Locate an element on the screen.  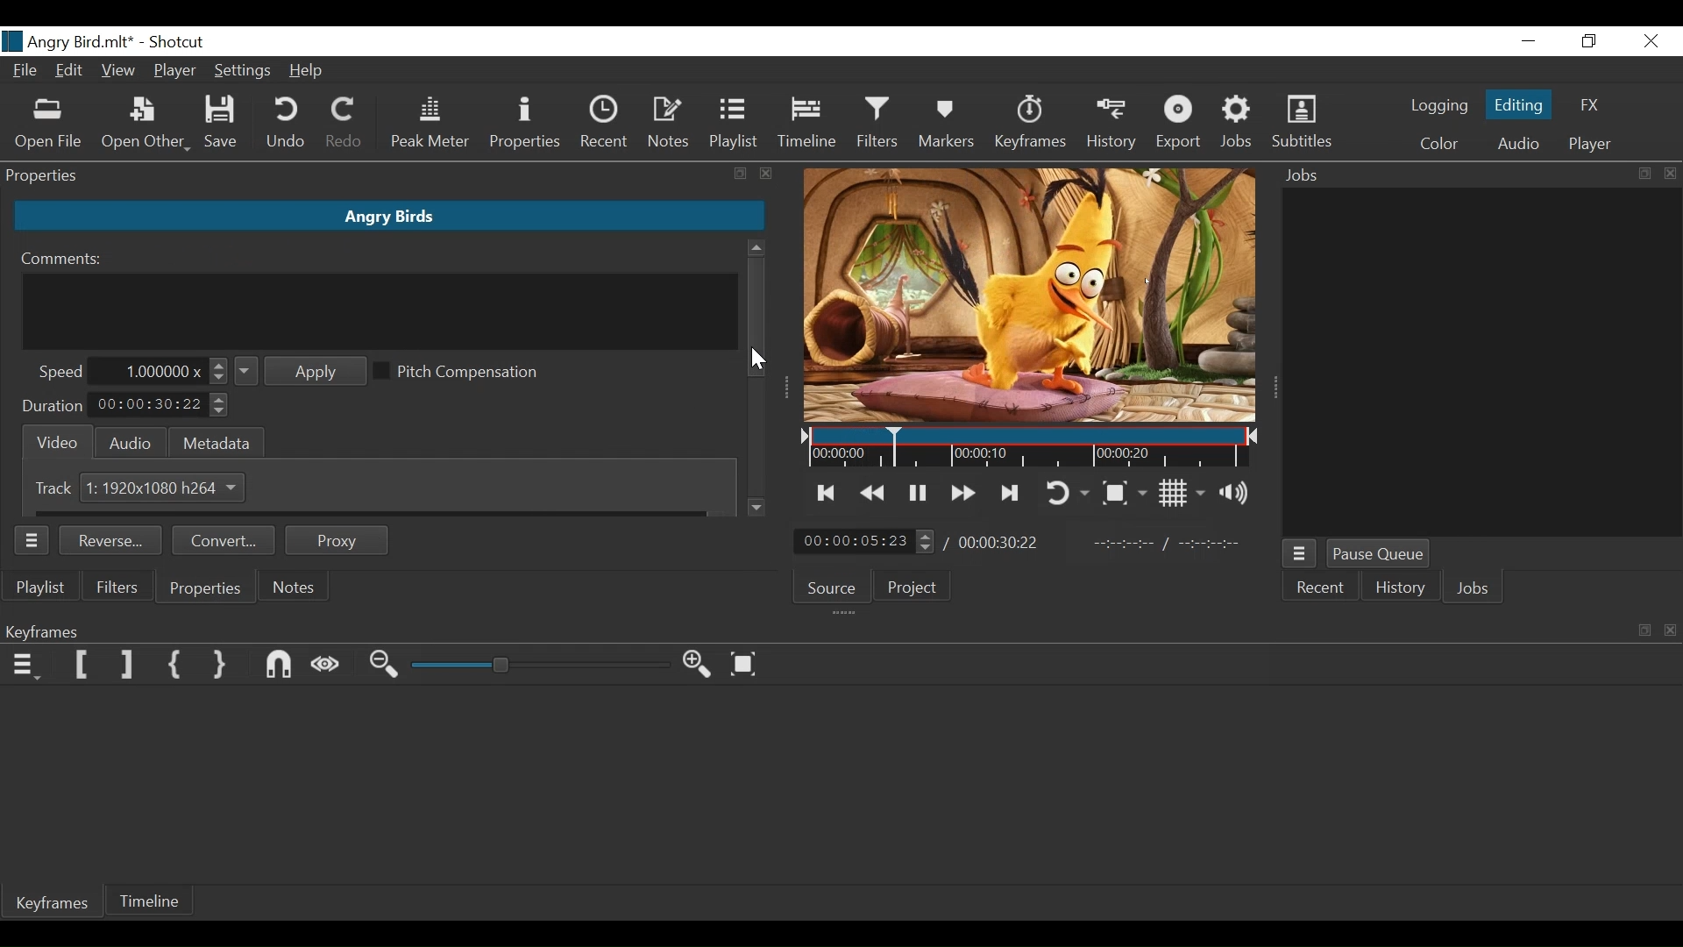
Marker is located at coordinates (950, 125).